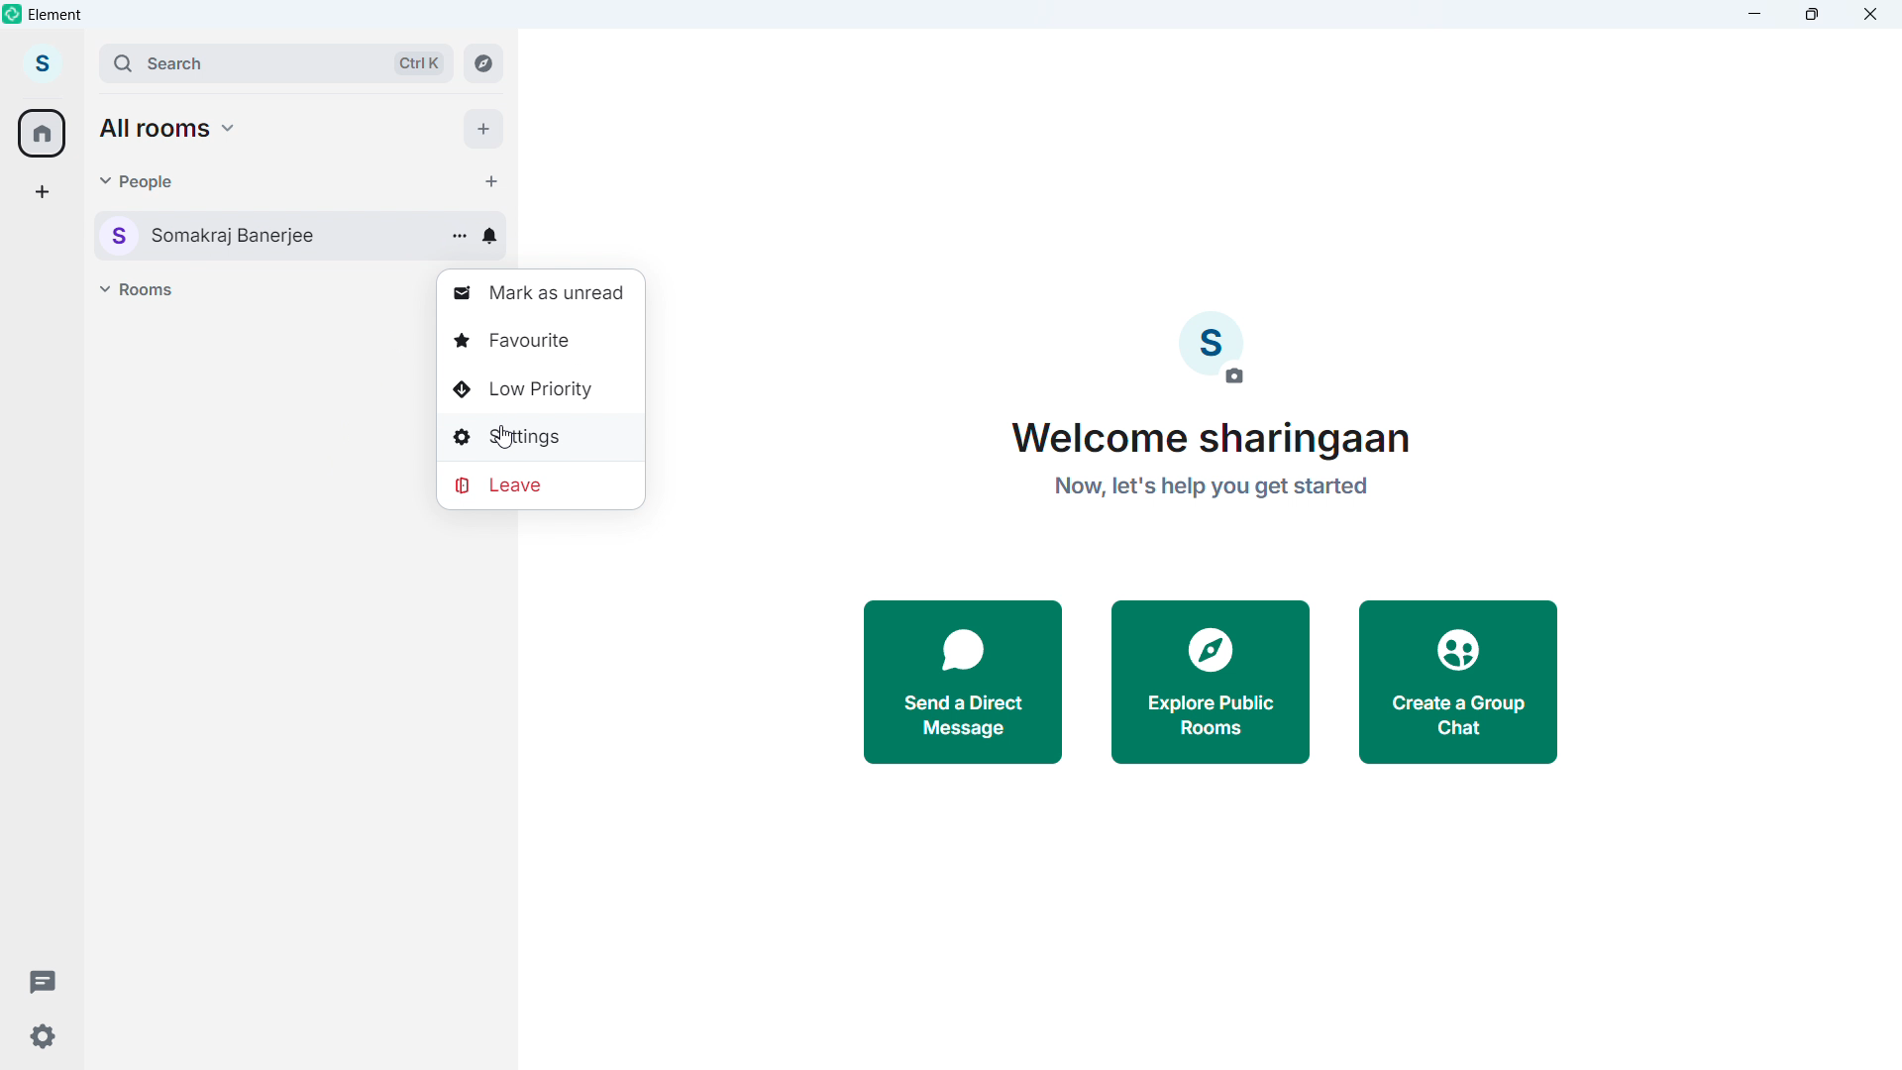 The height and width of the screenshot is (1070, 1902). Describe the element at coordinates (1810, 16) in the screenshot. I see `maximize` at that location.